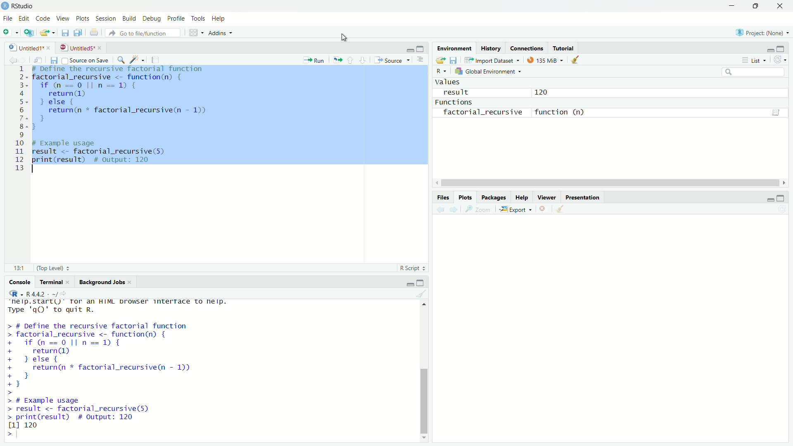  Describe the element at coordinates (56, 282) in the screenshot. I see `Terminal` at that location.